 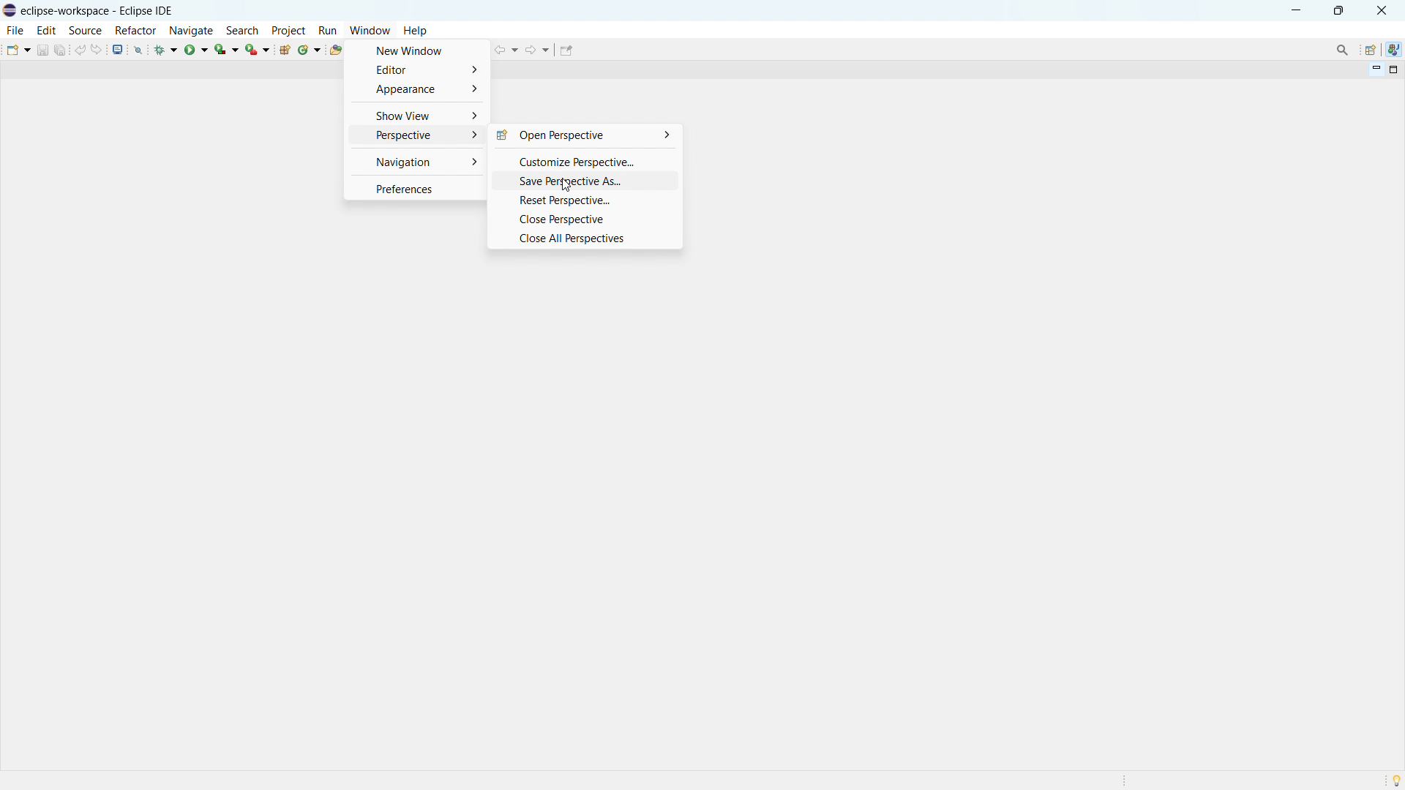 What do you see at coordinates (10, 10) in the screenshot?
I see `logo` at bounding box center [10, 10].